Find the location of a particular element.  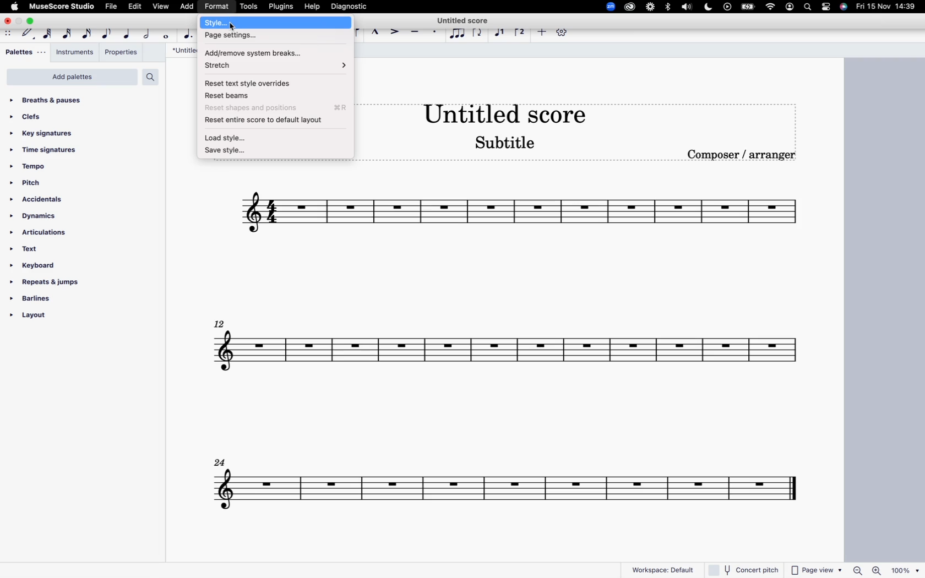

help is located at coordinates (314, 7).